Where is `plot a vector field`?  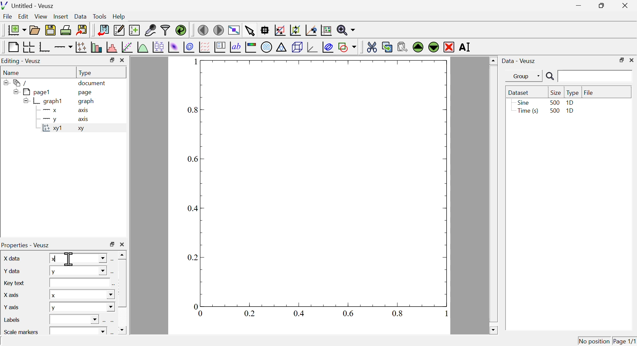
plot a vector field is located at coordinates (204, 47).